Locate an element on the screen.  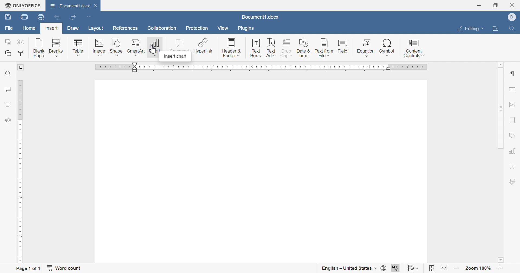
Delete is located at coordinates (97, 7).